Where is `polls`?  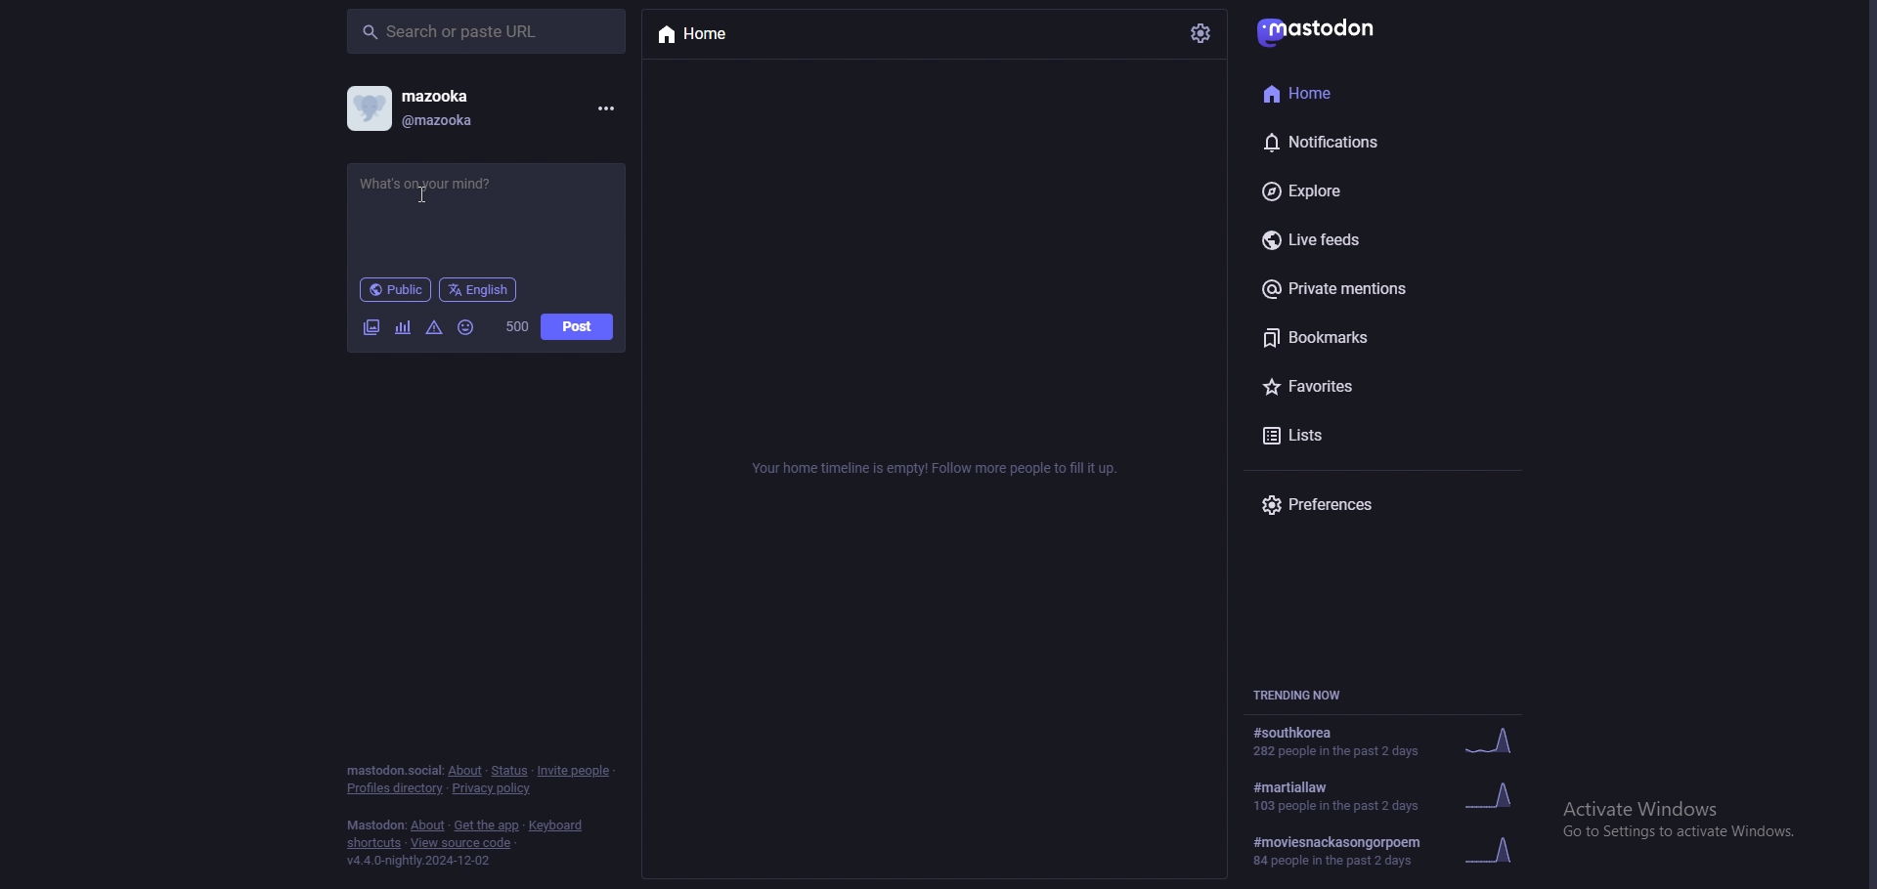 polls is located at coordinates (402, 327).